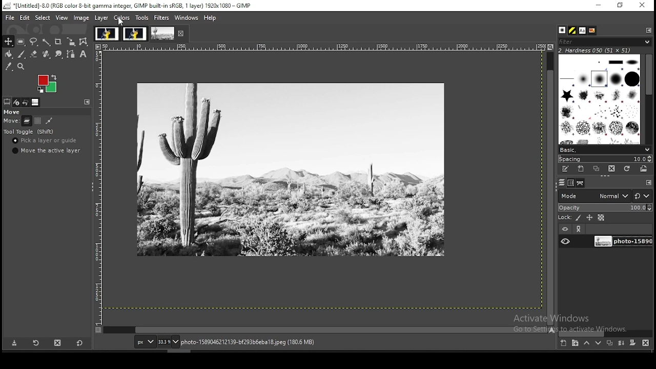 This screenshot has width=656, height=369. I want to click on move layer one step up, so click(586, 343).